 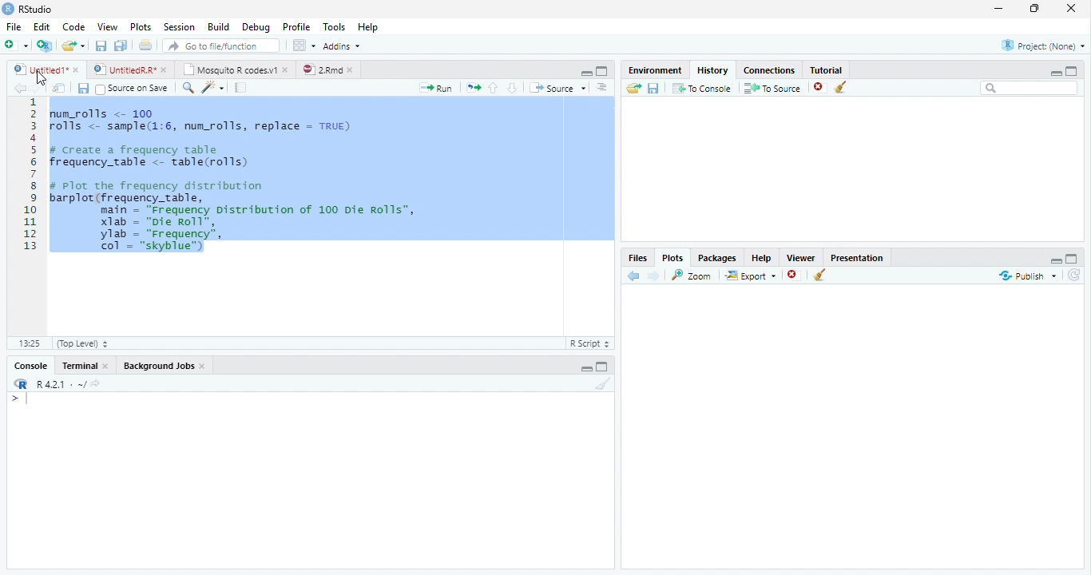 I want to click on Help, so click(x=762, y=257).